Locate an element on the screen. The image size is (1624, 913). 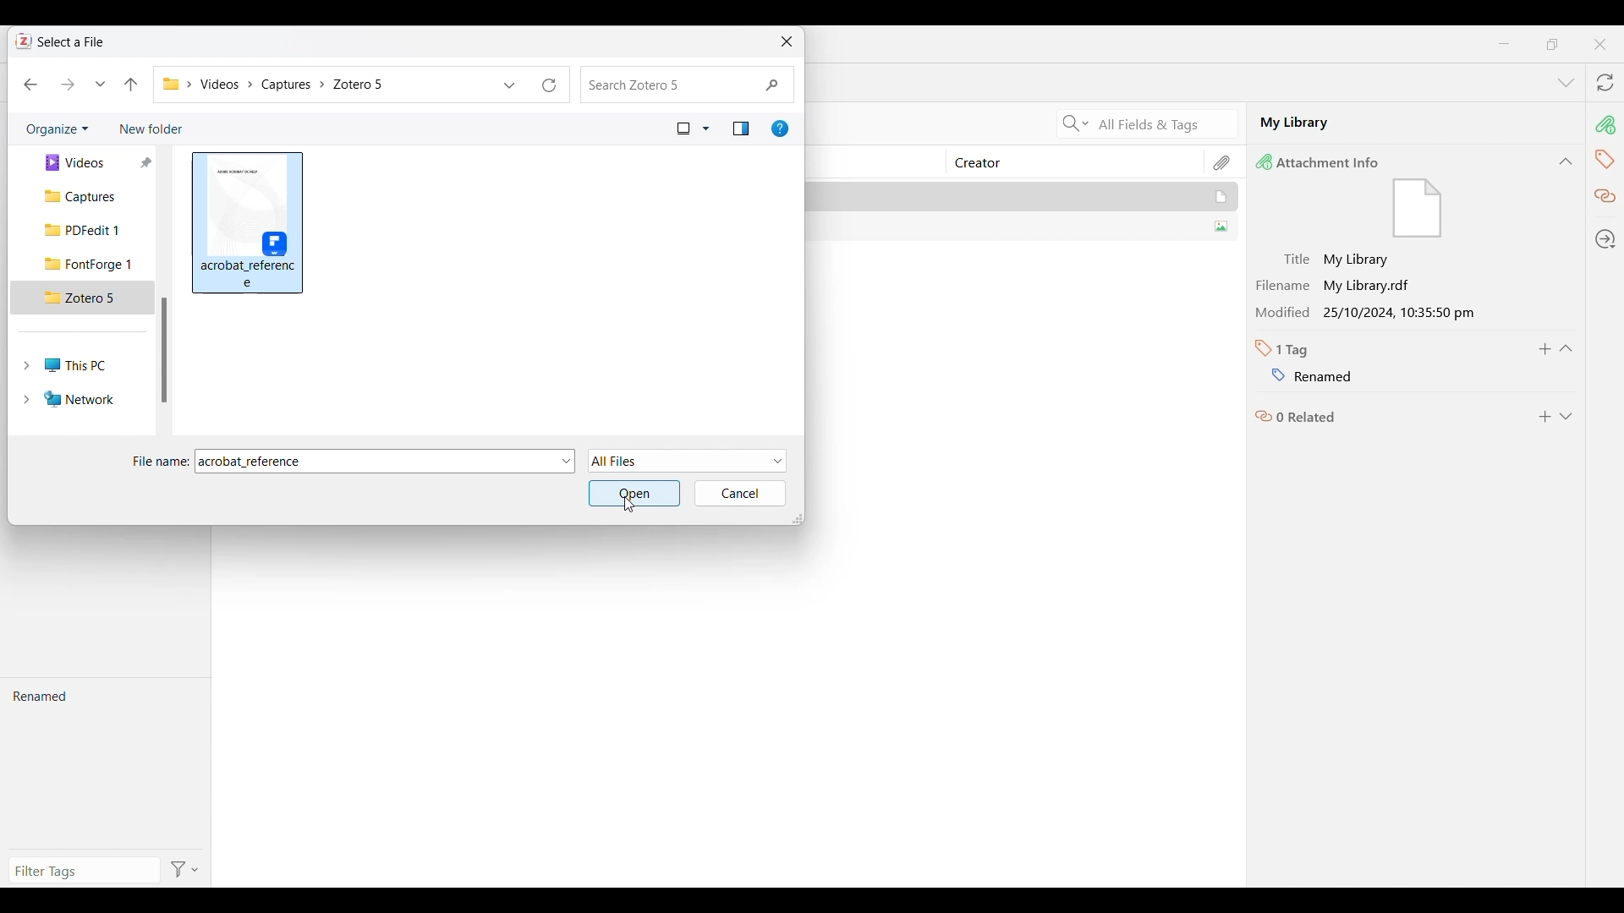
Attachment Info is located at coordinates (1325, 162).